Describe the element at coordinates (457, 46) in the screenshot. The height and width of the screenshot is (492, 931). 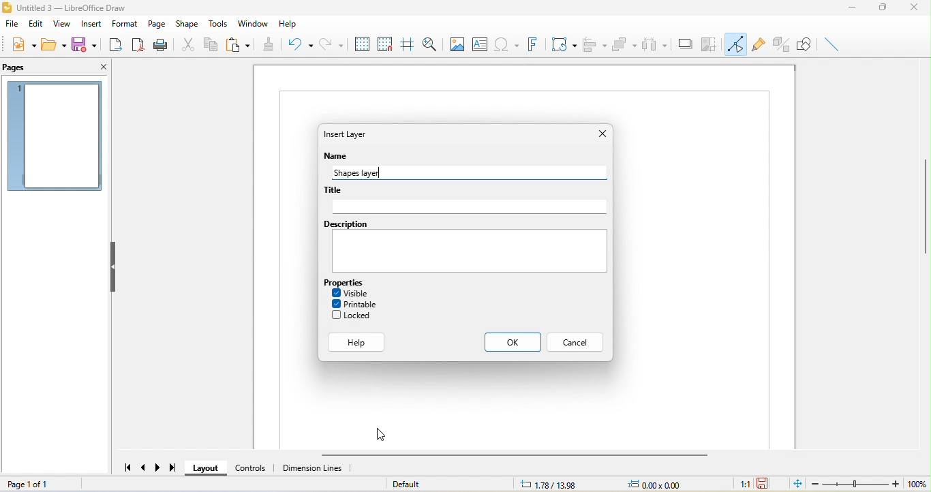
I see `image` at that location.